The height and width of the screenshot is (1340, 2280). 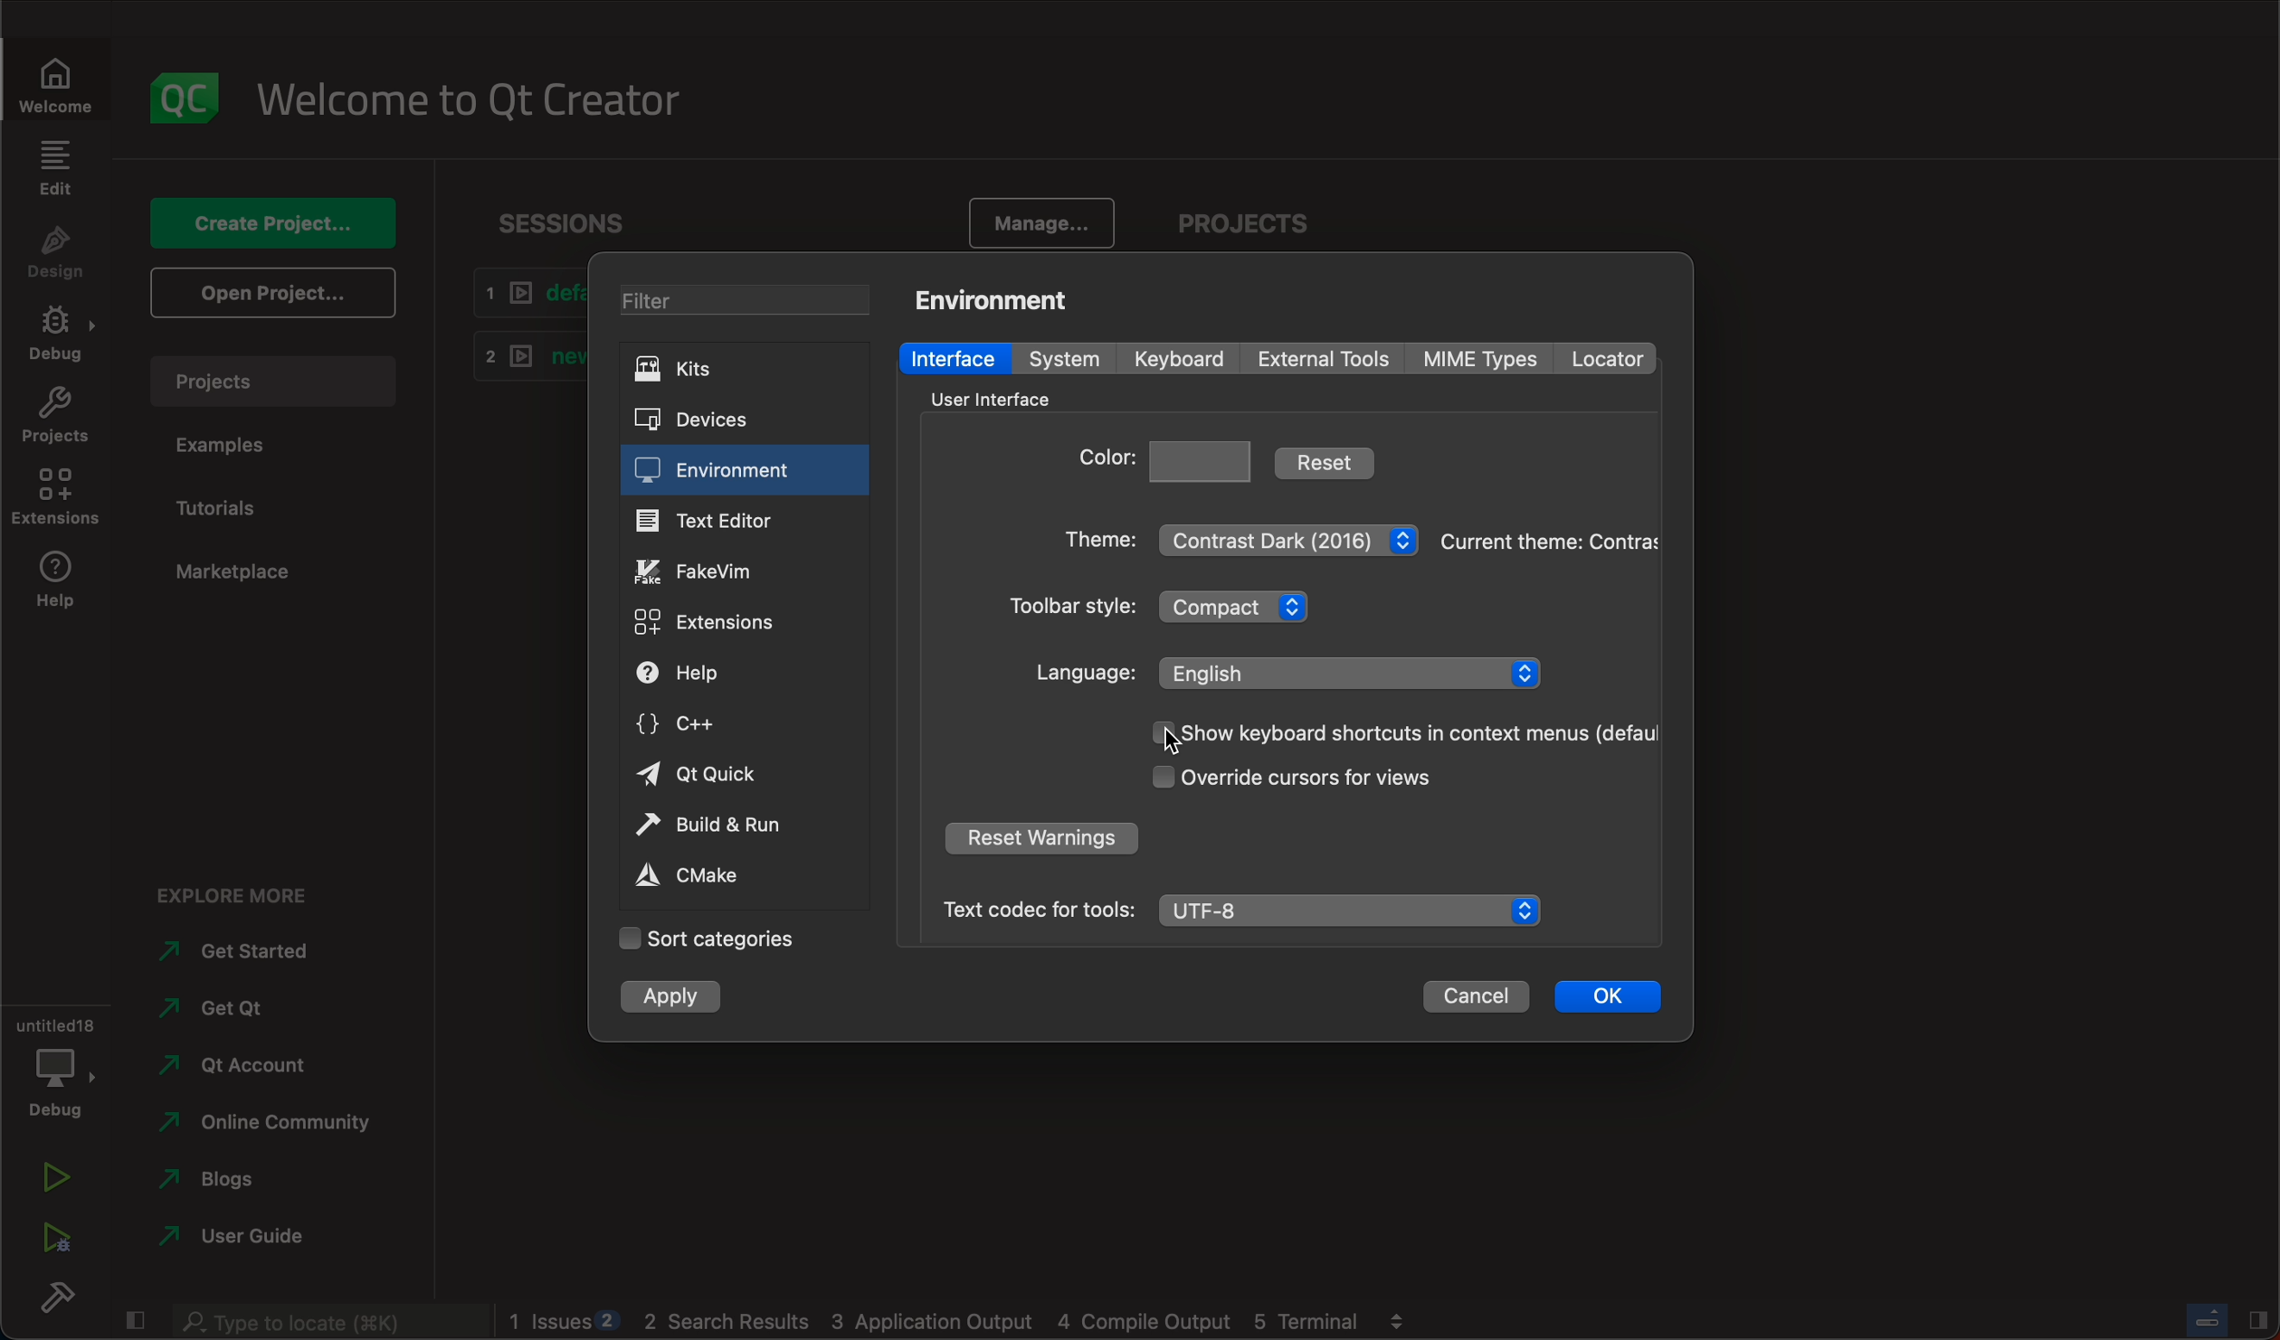 I want to click on run debug, so click(x=53, y=1240).